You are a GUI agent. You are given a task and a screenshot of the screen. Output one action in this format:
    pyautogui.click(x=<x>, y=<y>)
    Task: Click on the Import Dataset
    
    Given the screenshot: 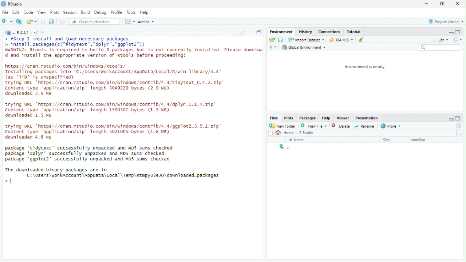 What is the action you would take?
    pyautogui.click(x=307, y=40)
    